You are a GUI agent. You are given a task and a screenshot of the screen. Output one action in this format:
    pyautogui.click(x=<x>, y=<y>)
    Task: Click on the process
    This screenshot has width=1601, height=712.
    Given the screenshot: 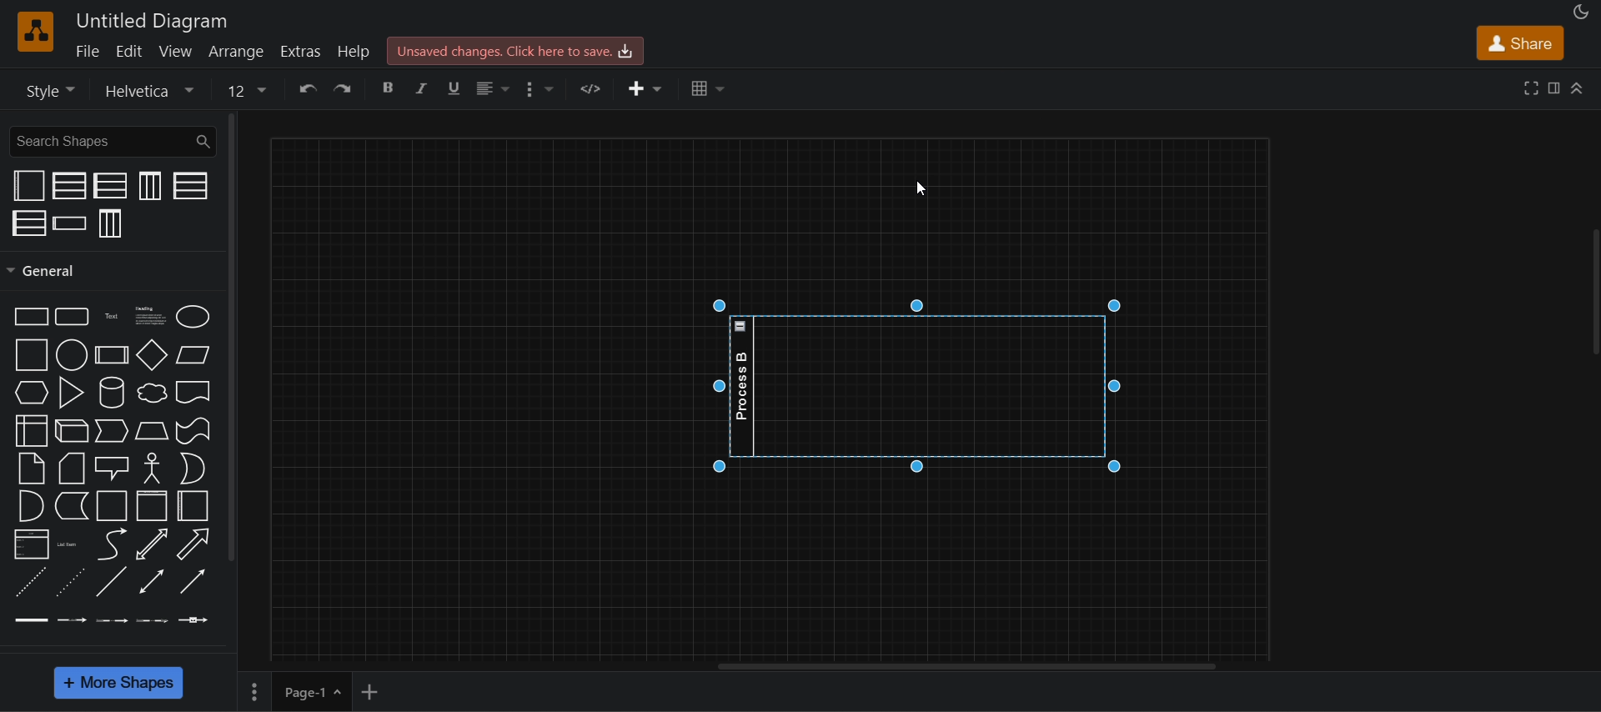 What is the action you would take?
    pyautogui.click(x=111, y=355)
    